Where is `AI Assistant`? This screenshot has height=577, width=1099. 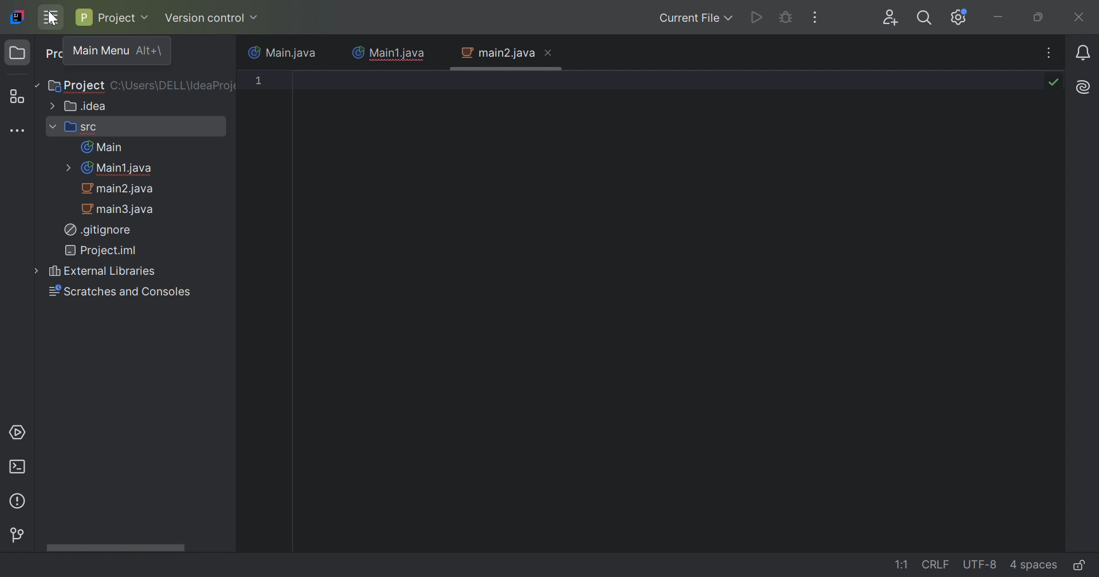 AI Assistant is located at coordinates (1084, 88).